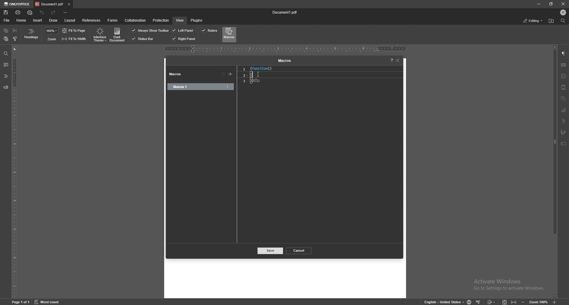 This screenshot has height=305, width=569. Describe the element at coordinates (42, 12) in the screenshot. I see `undo` at that location.